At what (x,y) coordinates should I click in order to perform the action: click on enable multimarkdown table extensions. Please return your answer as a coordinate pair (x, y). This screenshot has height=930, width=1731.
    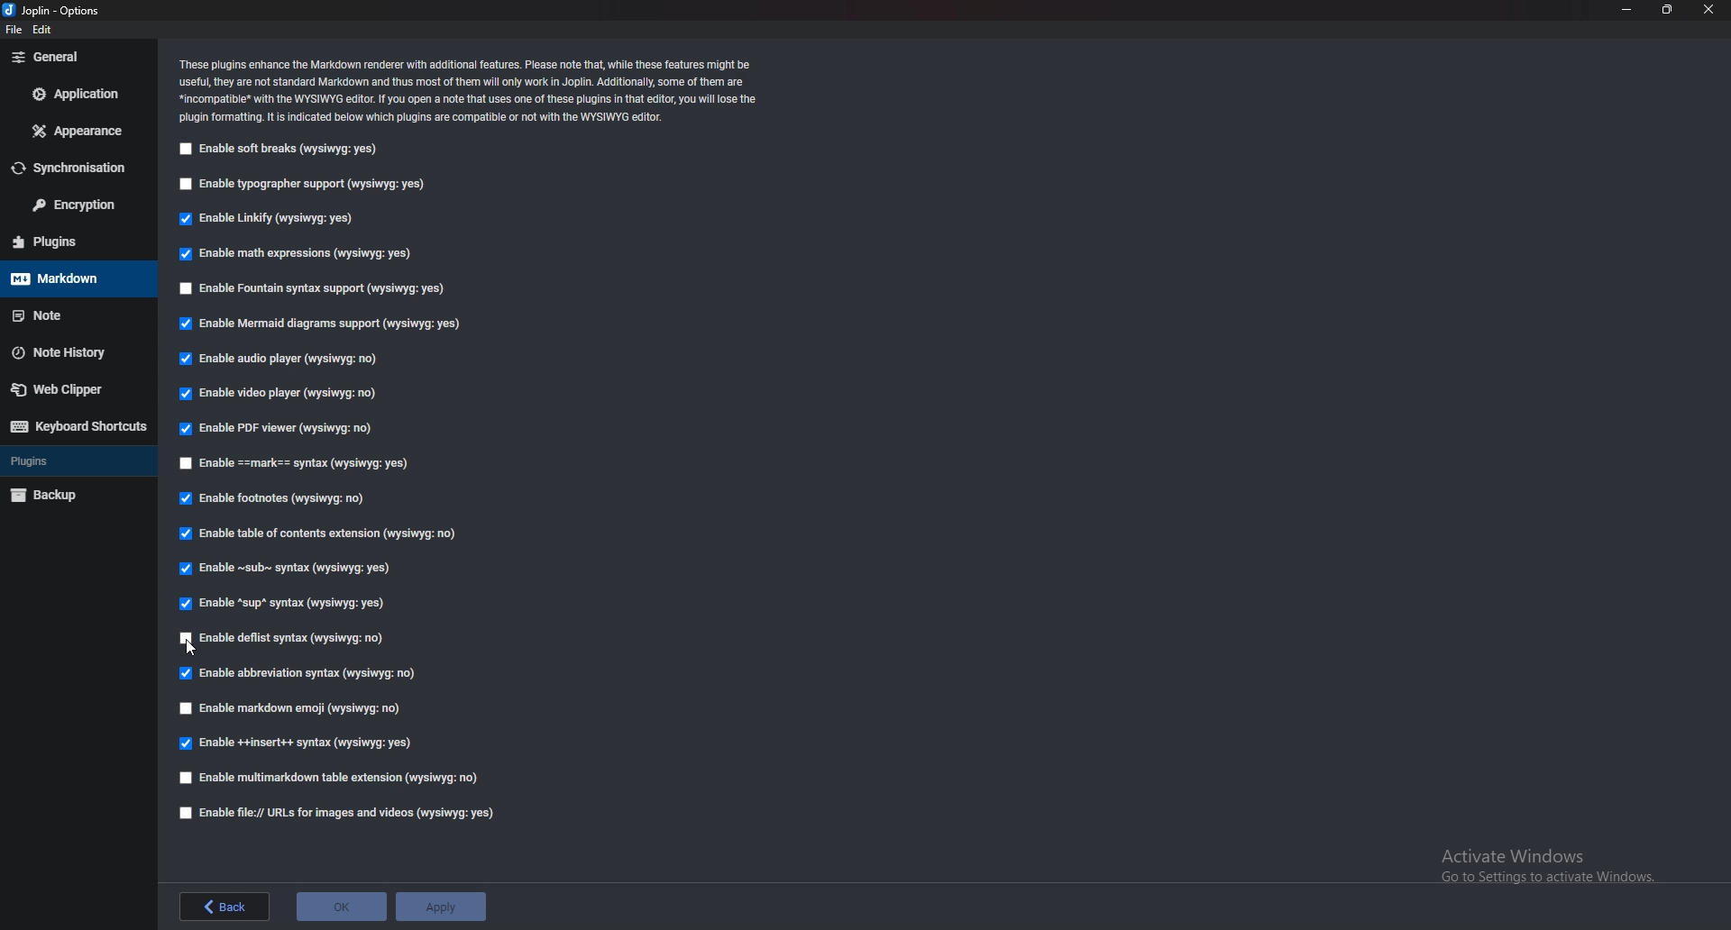
    Looking at the image, I should click on (338, 780).